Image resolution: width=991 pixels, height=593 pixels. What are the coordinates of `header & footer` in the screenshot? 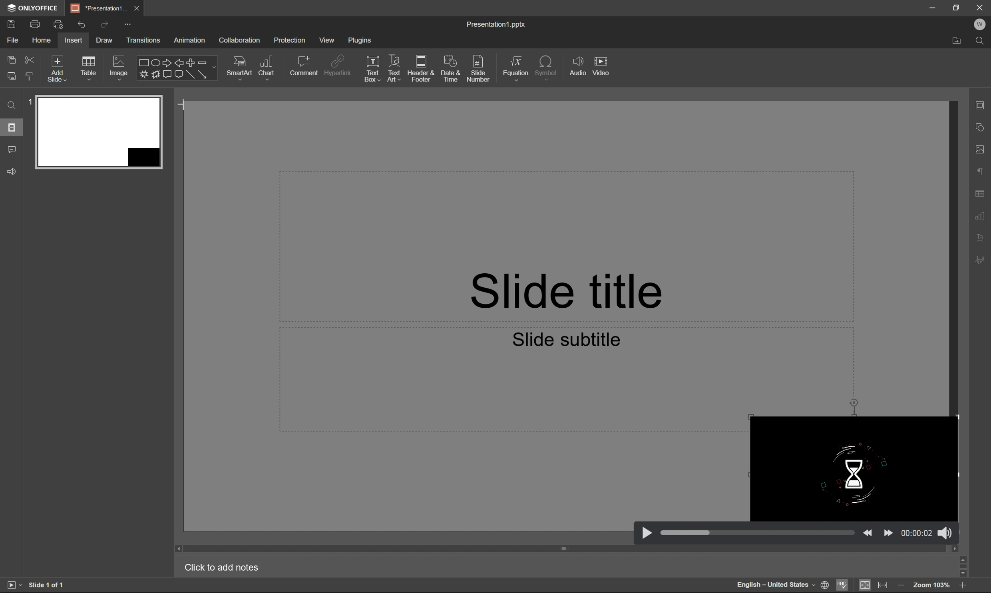 It's located at (421, 69).